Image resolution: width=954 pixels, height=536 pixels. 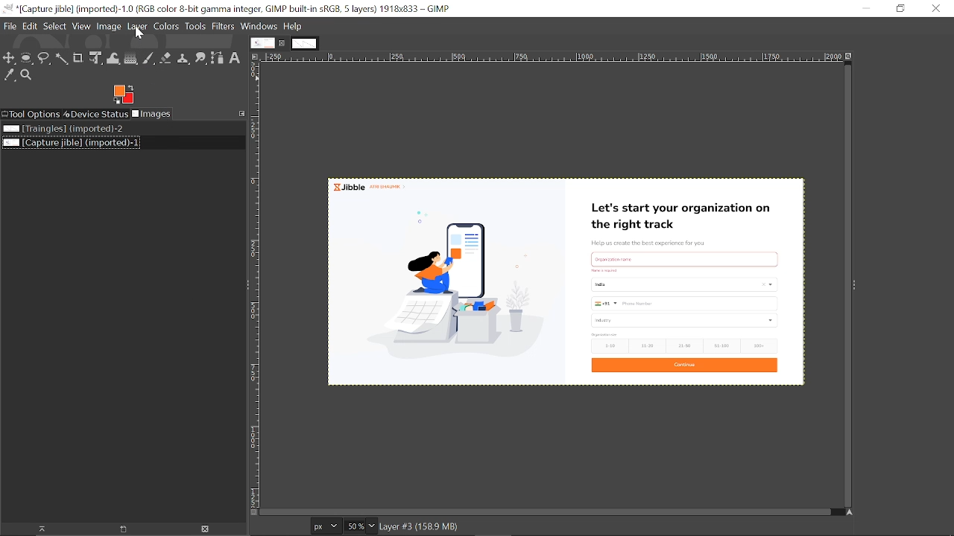 I want to click on Colors, so click(x=166, y=26).